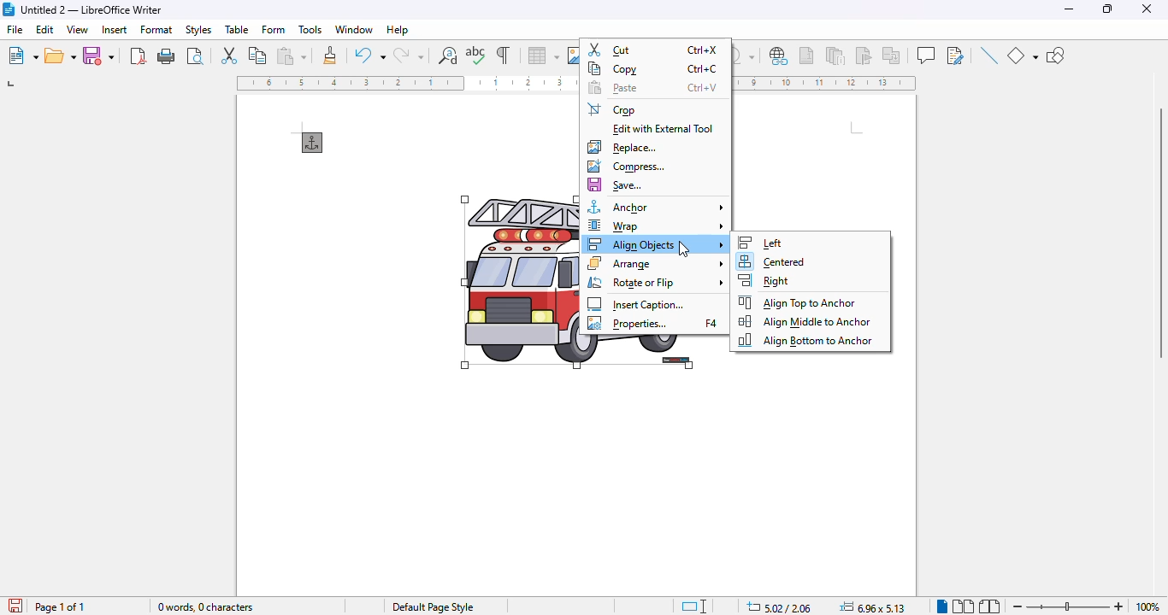 Image resolution: width=1168 pixels, height=615 pixels. Describe the element at coordinates (654, 50) in the screenshot. I see `cut` at that location.